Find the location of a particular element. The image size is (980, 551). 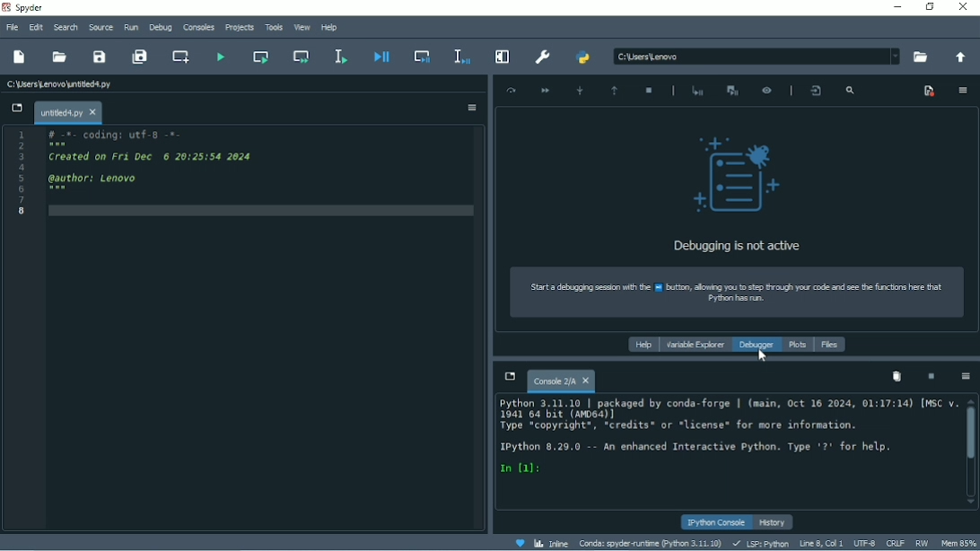

Start debugging after last error is located at coordinates (697, 91).